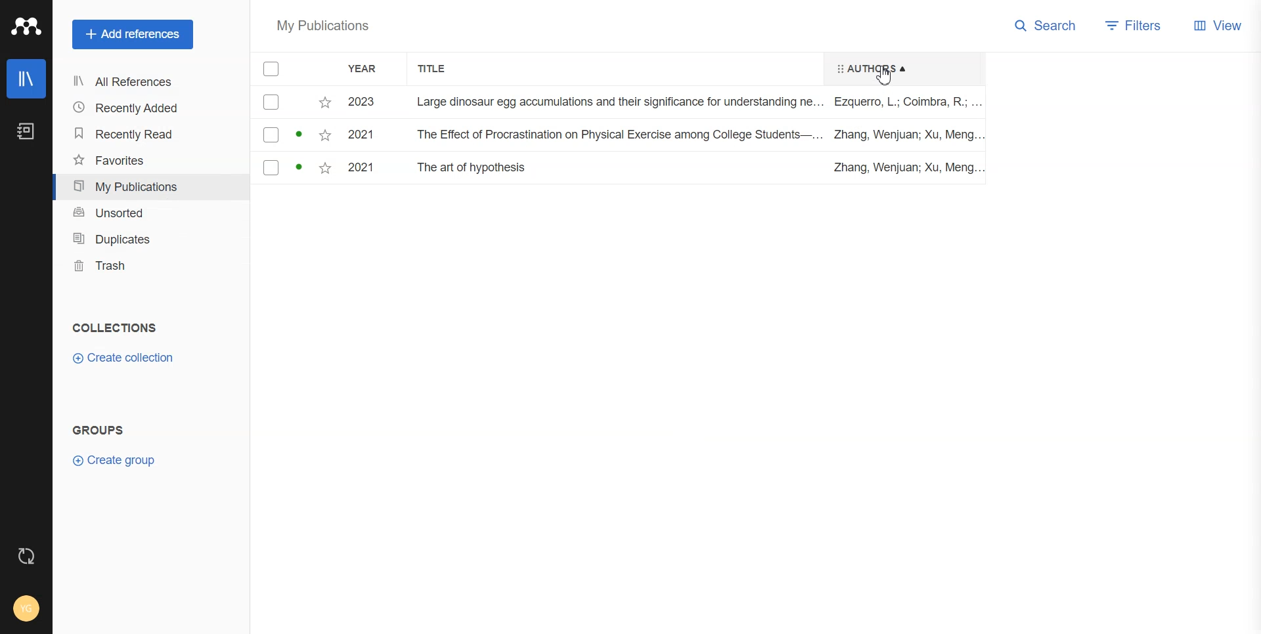 The width and height of the screenshot is (1261, 634). Describe the element at coordinates (147, 213) in the screenshot. I see `Unsorted` at that location.